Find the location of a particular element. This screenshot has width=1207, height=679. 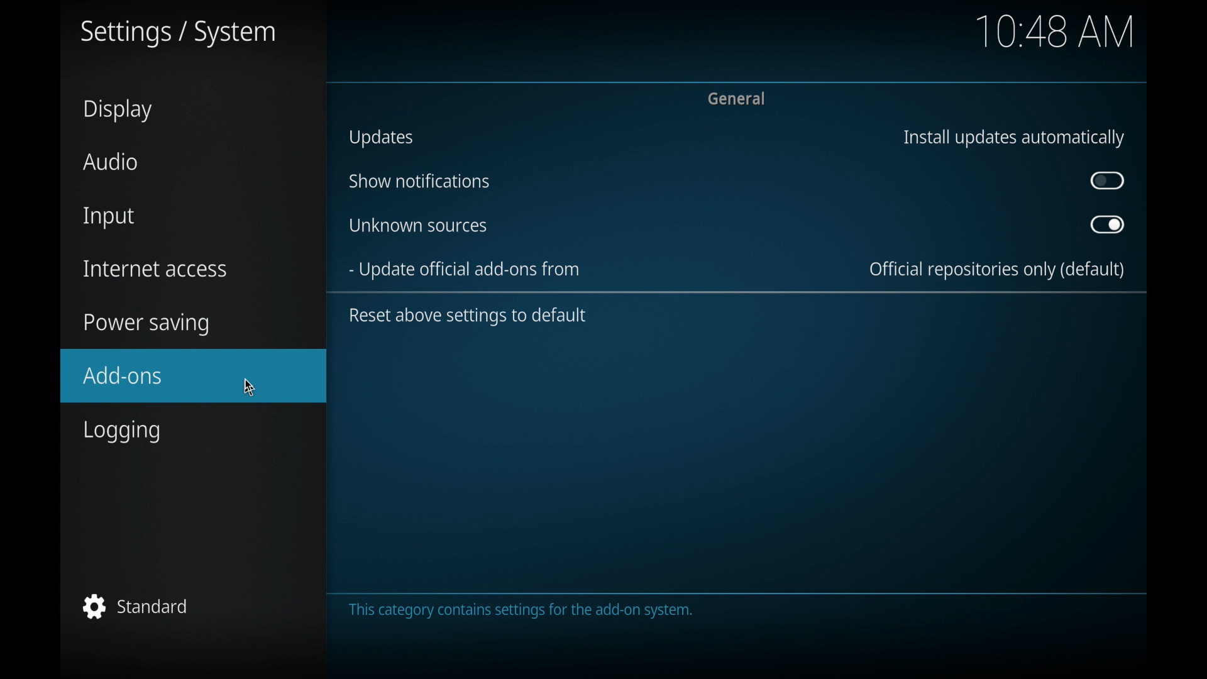

official repositories only is located at coordinates (999, 272).